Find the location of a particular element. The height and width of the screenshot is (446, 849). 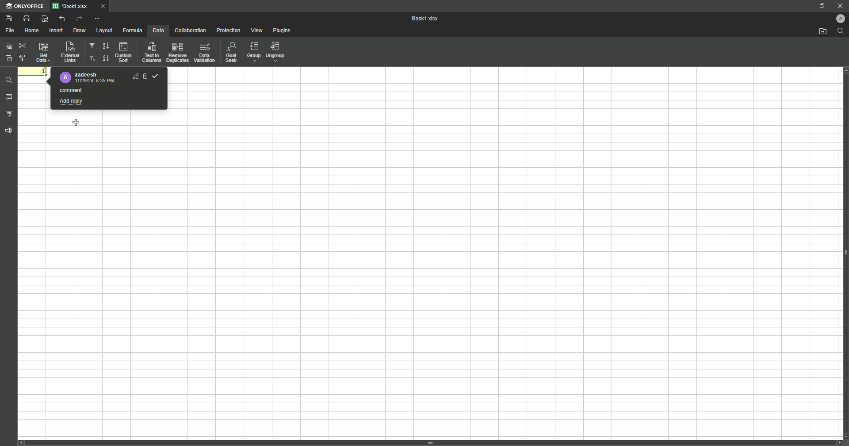

Remove Duplicates is located at coordinates (177, 52).